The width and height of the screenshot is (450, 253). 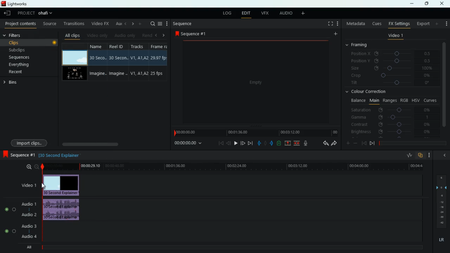 What do you see at coordinates (10, 231) in the screenshot?
I see `Audio` at bounding box center [10, 231].